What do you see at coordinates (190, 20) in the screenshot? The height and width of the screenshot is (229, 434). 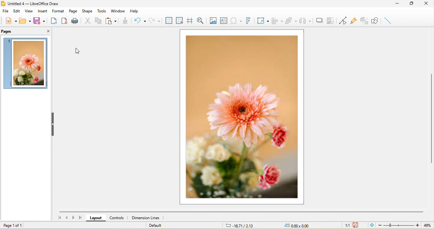 I see `helpline while moving` at bounding box center [190, 20].